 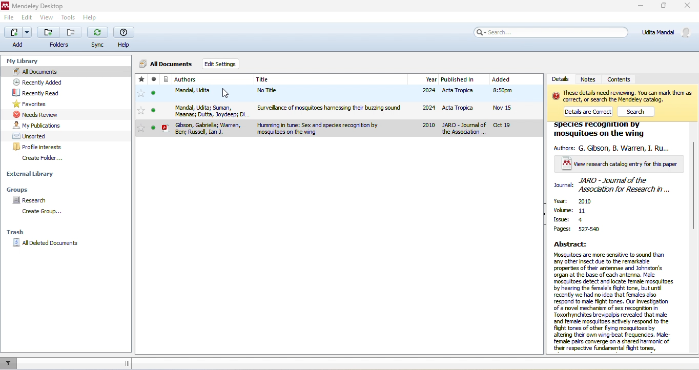 What do you see at coordinates (577, 229) in the screenshot?
I see `pages: 527-540` at bounding box center [577, 229].